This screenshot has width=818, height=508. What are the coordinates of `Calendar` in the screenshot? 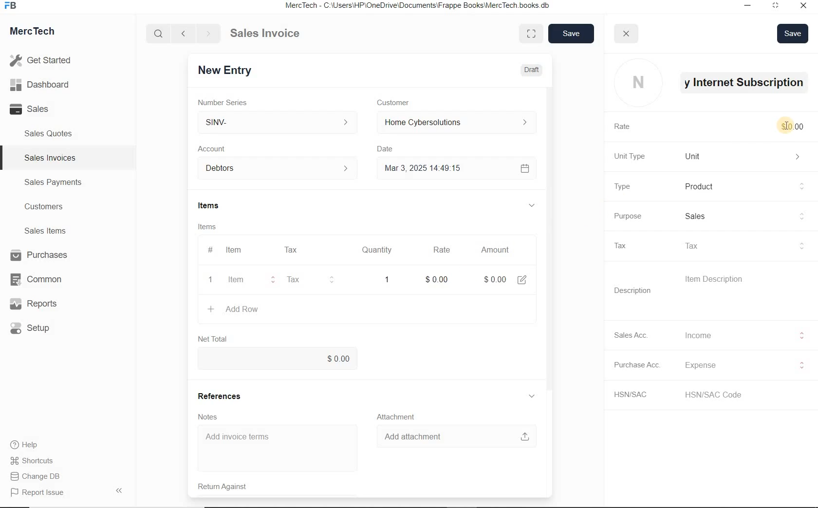 It's located at (522, 168).